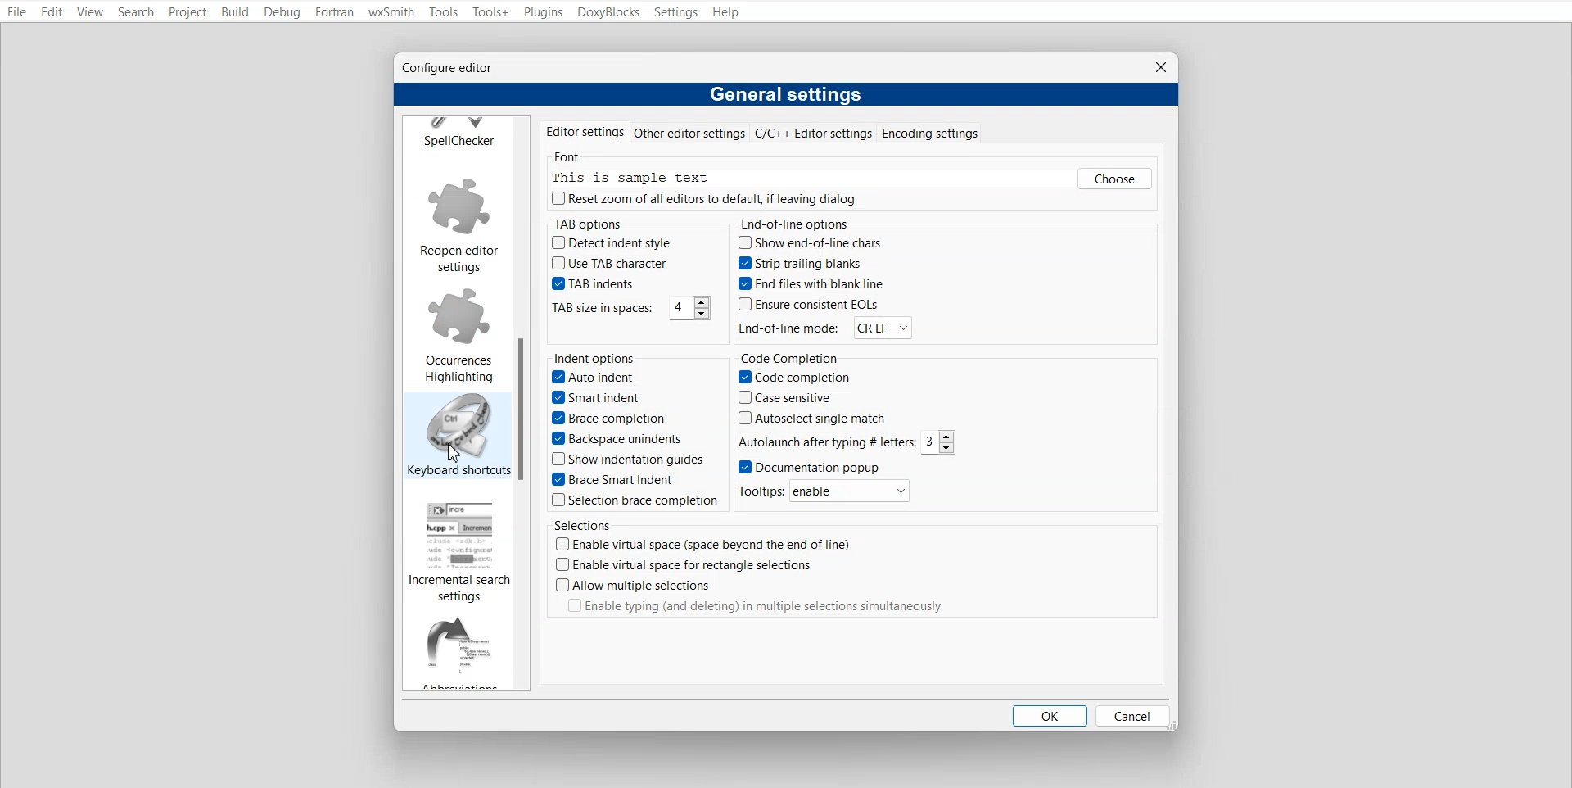 Image resolution: width=1572 pixels, height=788 pixels. What do you see at coordinates (608, 262) in the screenshot?
I see `Use TAB character` at bounding box center [608, 262].